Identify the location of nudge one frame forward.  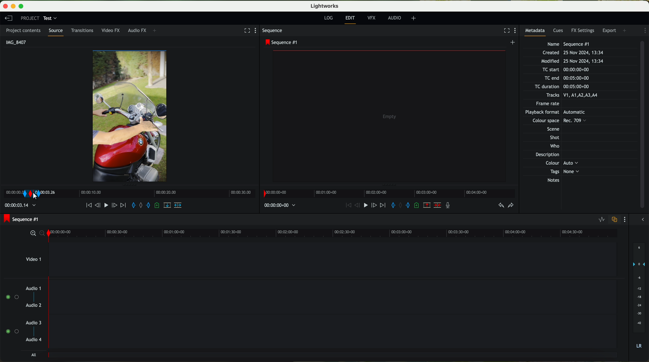
(116, 206).